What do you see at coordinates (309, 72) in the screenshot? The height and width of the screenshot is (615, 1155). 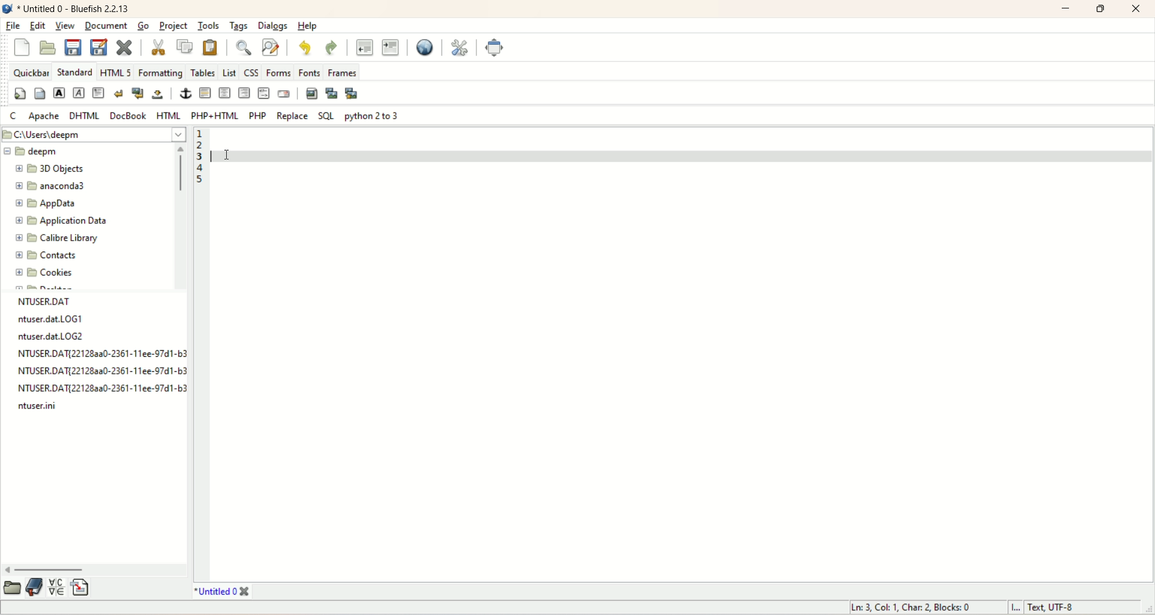 I see `fonts` at bounding box center [309, 72].